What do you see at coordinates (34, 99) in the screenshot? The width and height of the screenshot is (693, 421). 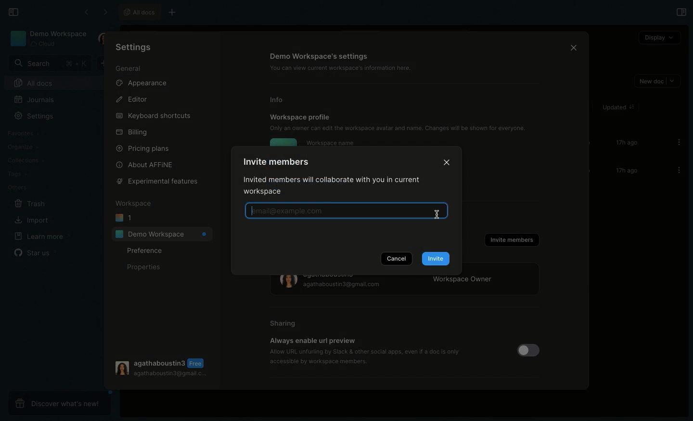 I see `Journals` at bounding box center [34, 99].